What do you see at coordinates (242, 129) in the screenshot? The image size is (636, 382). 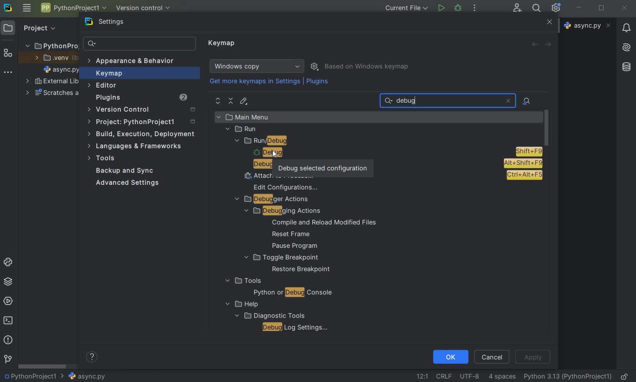 I see `run` at bounding box center [242, 129].